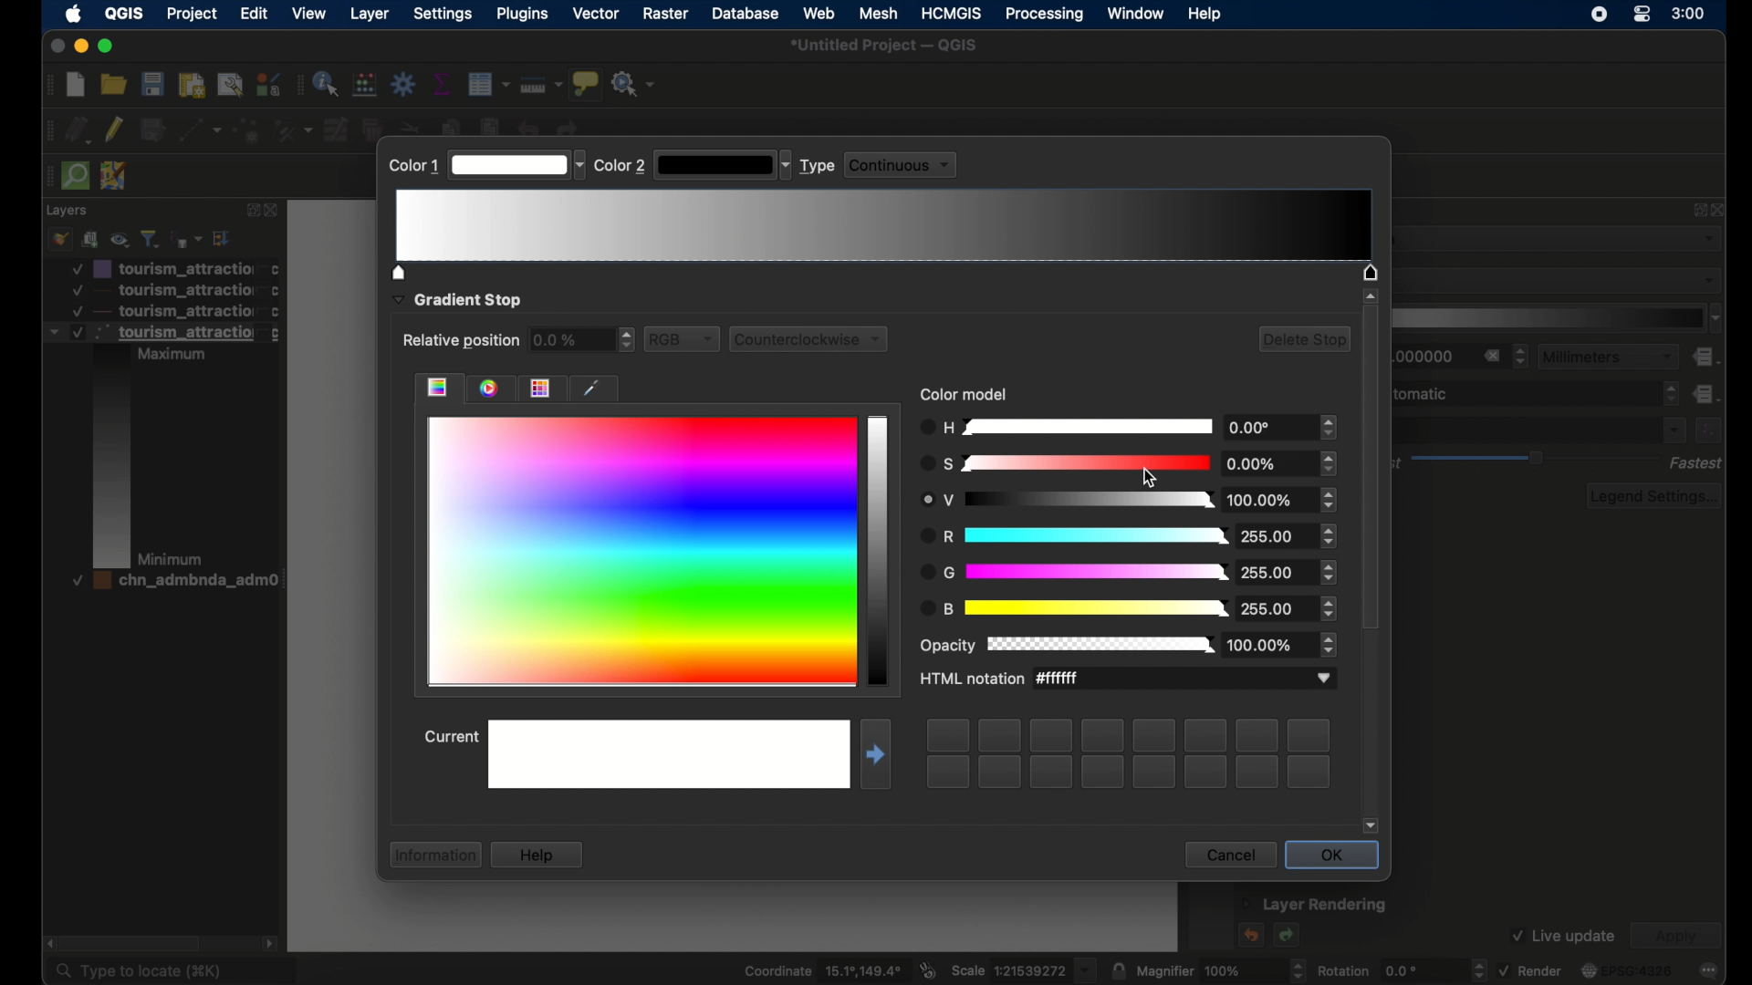 The width and height of the screenshot is (1752, 985). Describe the element at coordinates (1709, 430) in the screenshot. I see `expression builder` at that location.